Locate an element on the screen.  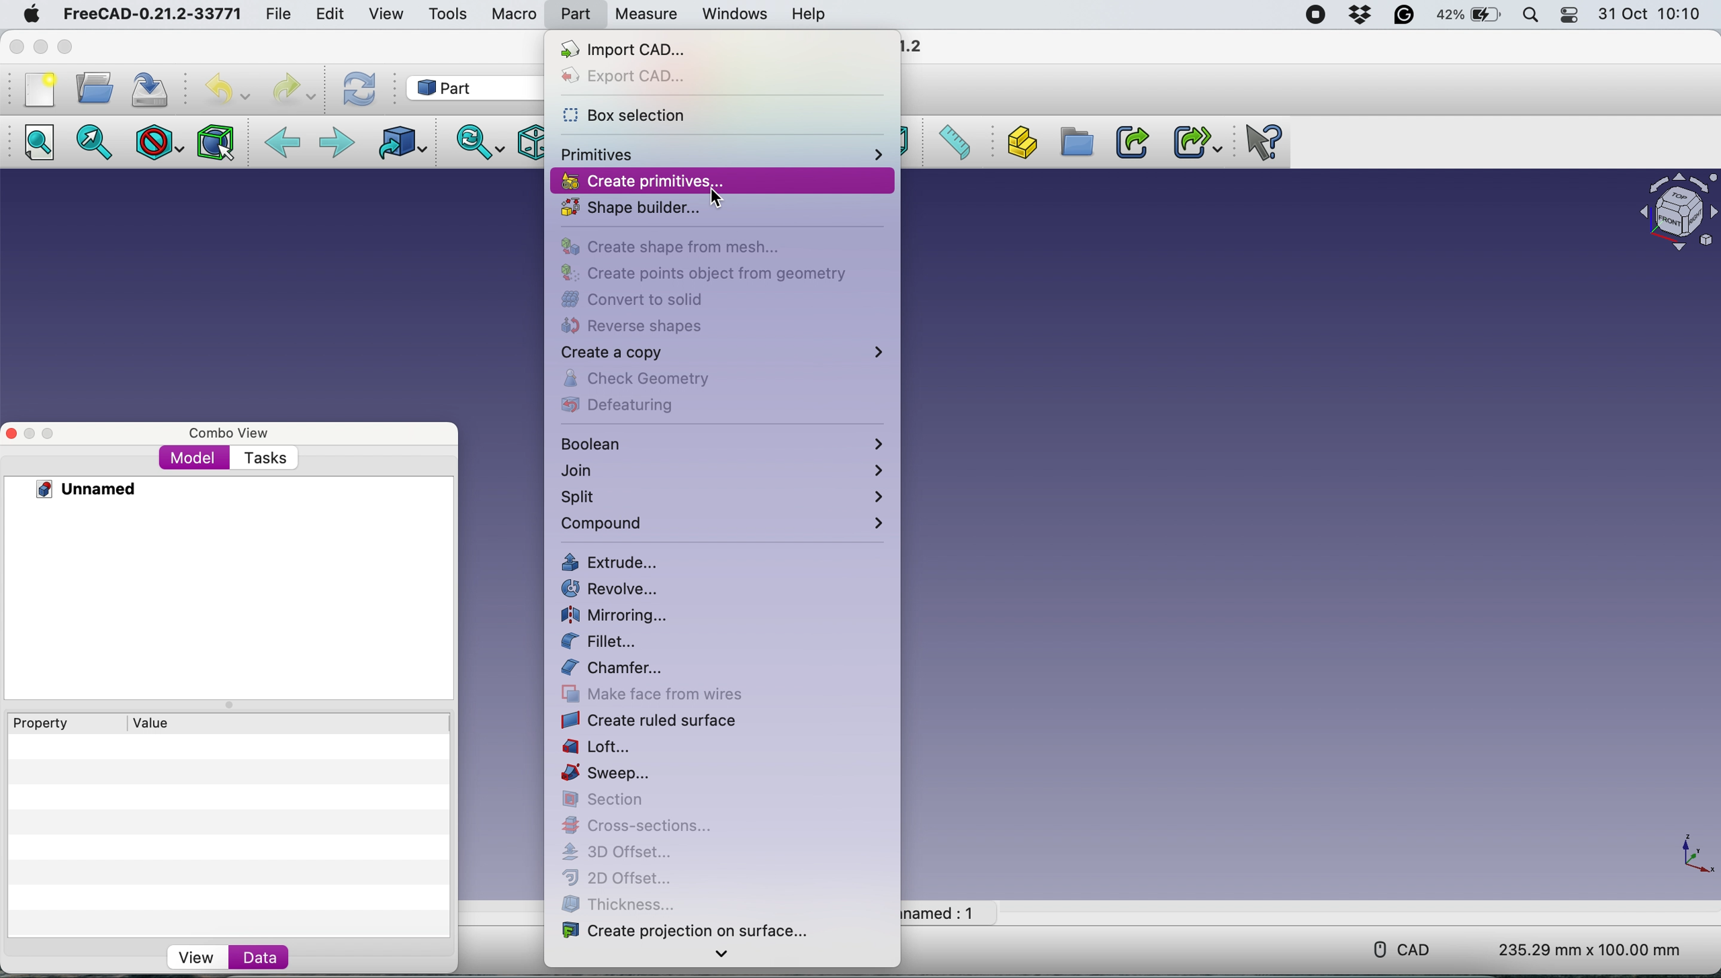
Date and Time is located at coordinates (1652, 13).